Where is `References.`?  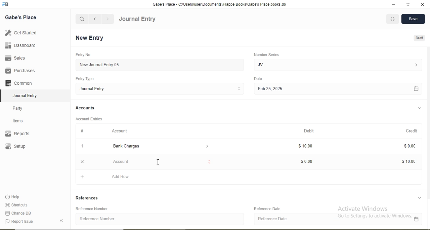
References. is located at coordinates (88, 198).